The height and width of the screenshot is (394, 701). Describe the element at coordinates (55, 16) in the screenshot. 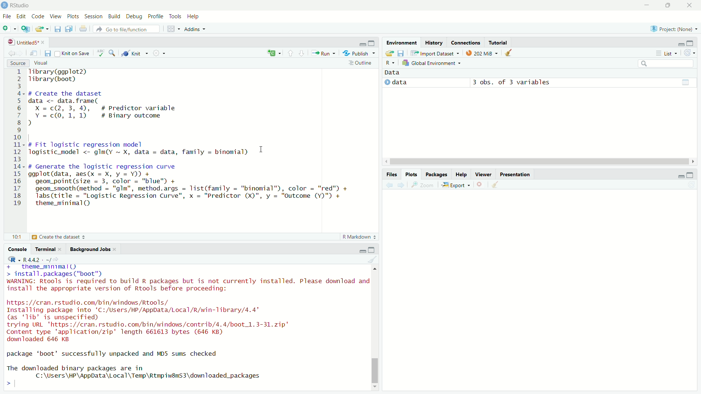

I see `View` at that location.